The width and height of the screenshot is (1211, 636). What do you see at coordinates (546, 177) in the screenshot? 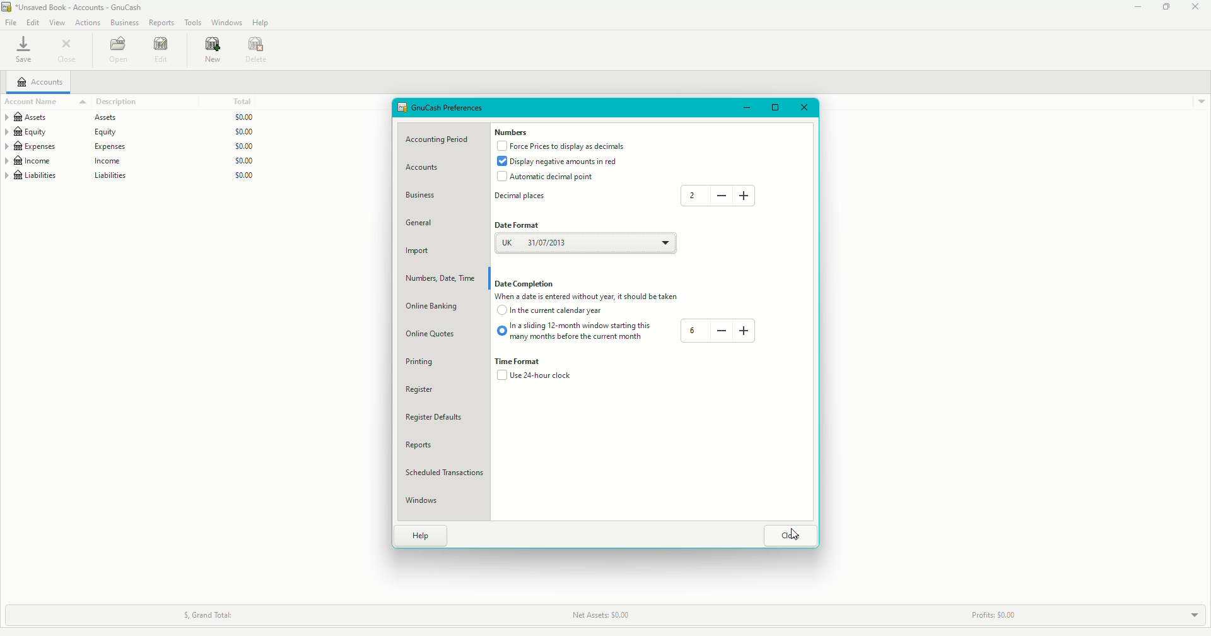
I see `Automatic decimal` at bounding box center [546, 177].